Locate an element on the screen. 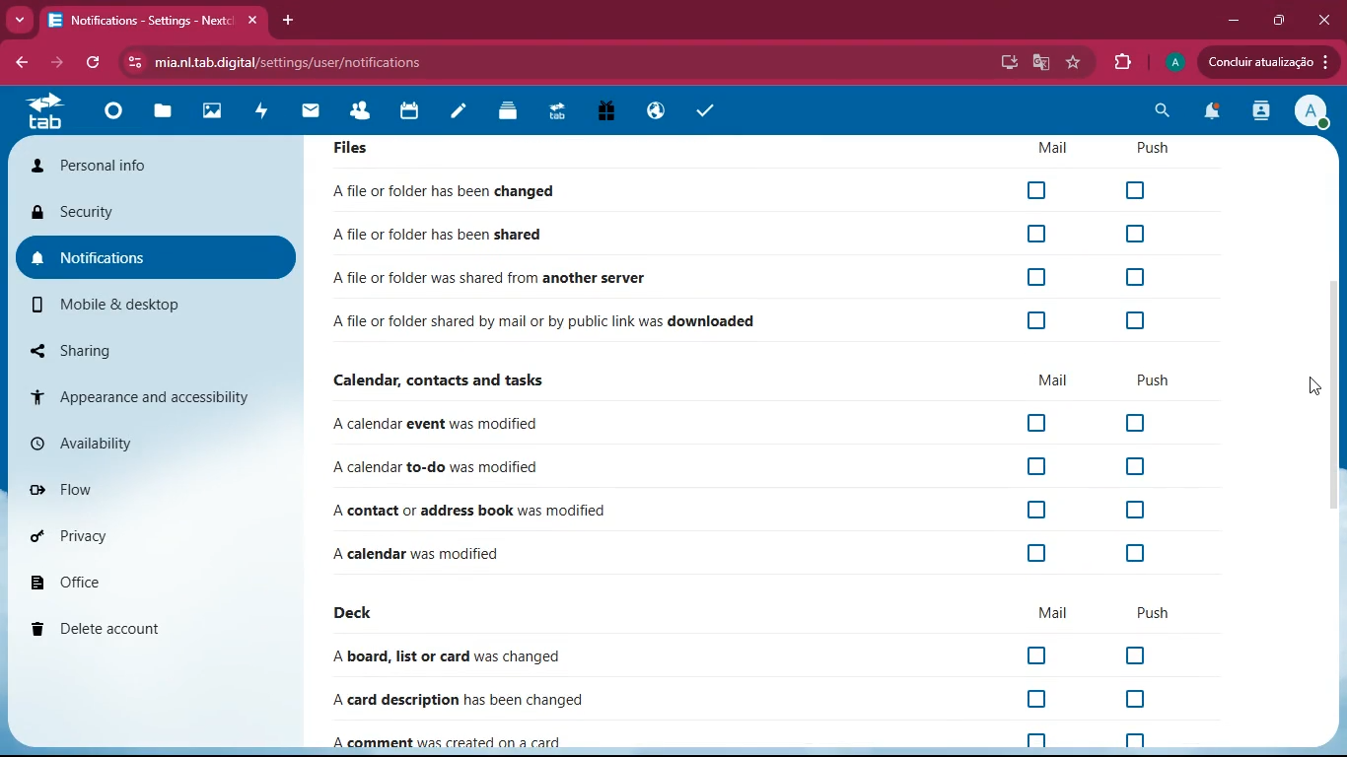 The height and width of the screenshot is (757, 1347). more is located at coordinates (20, 19).